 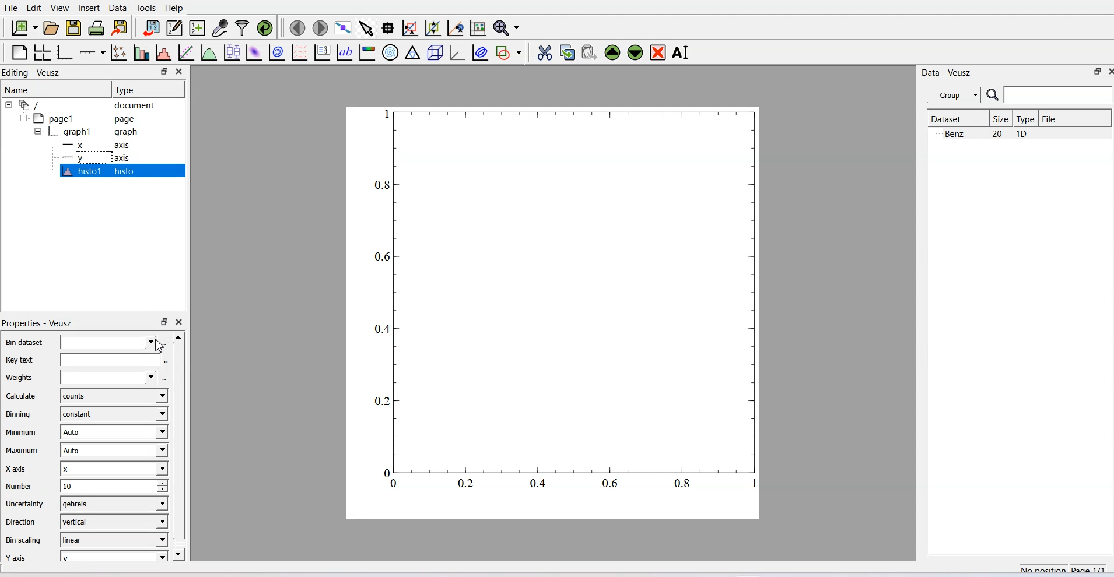 I want to click on Key text, so click(x=80, y=360).